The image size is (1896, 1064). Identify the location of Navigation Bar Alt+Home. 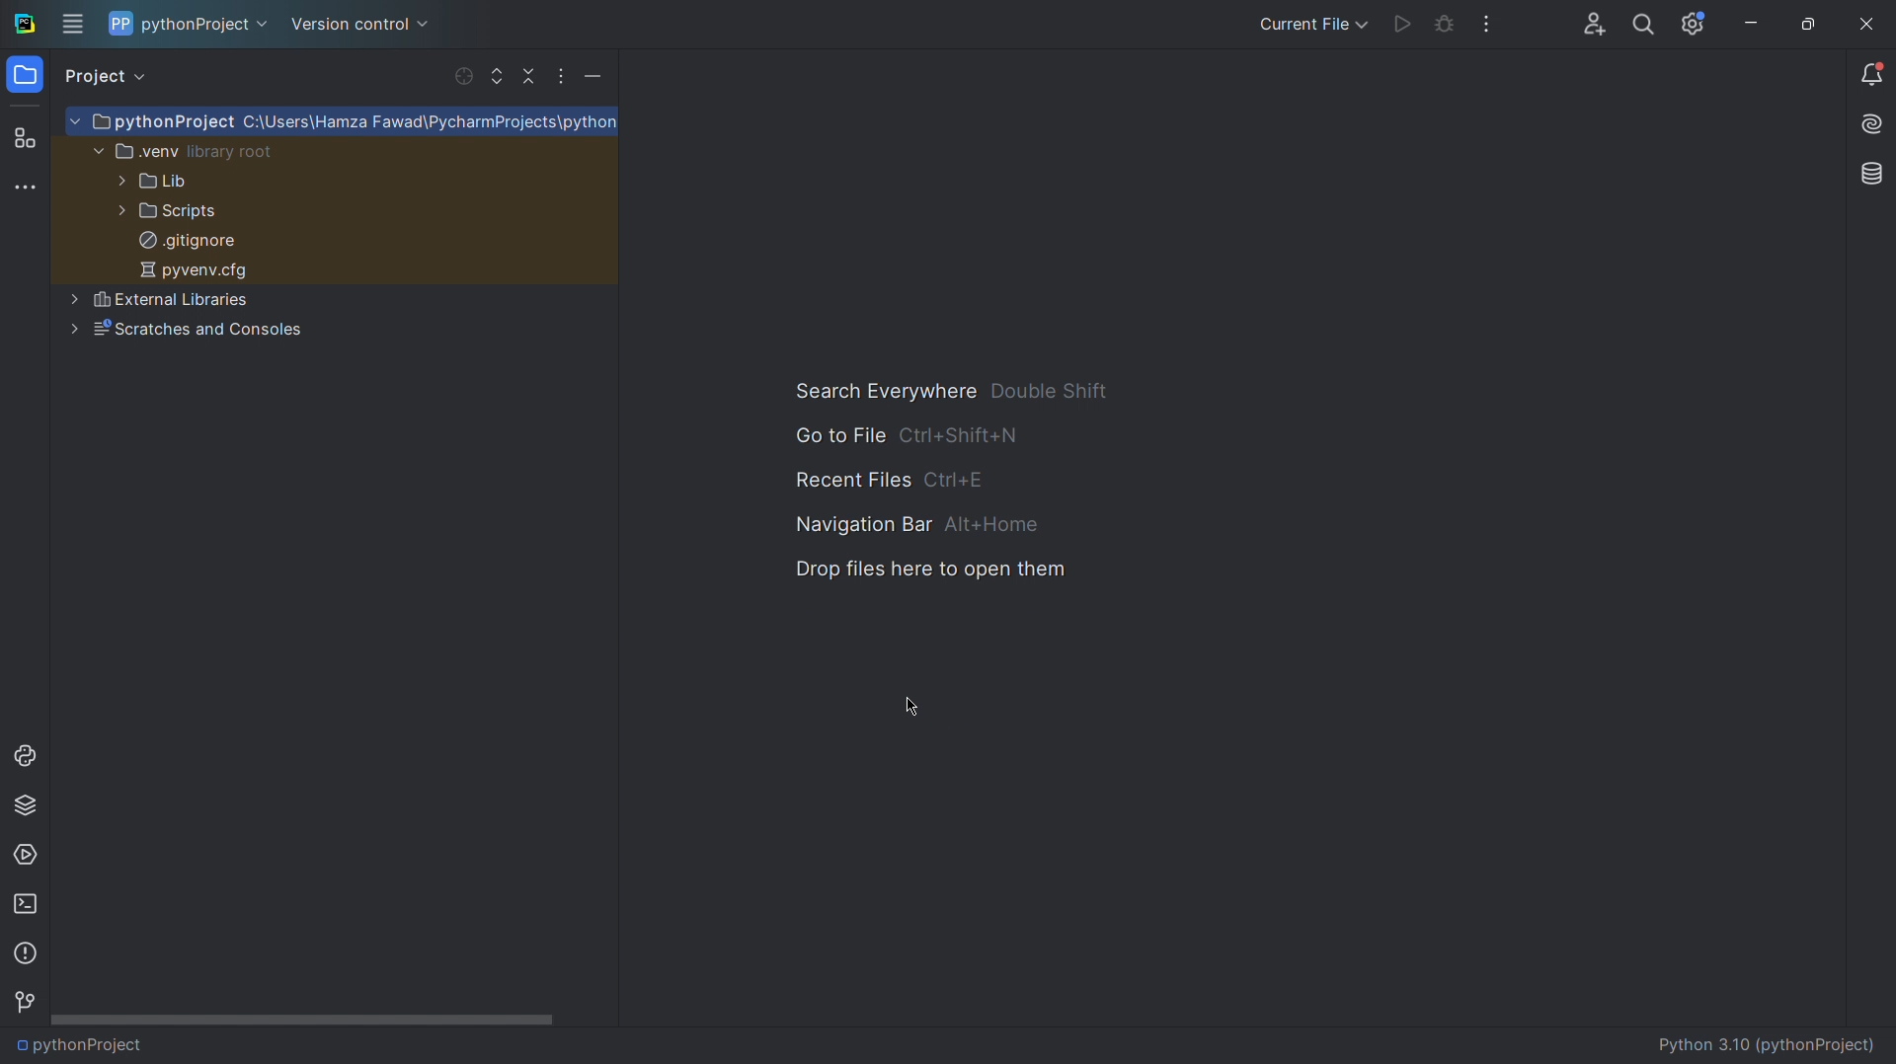
(943, 525).